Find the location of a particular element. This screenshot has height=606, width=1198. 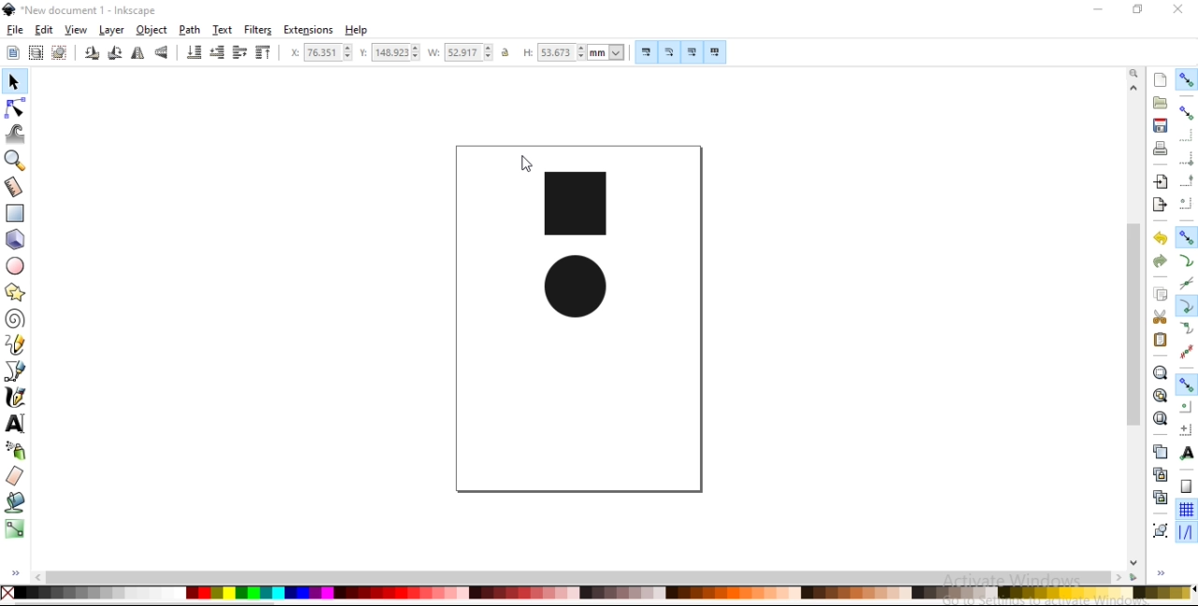

create stars and polygons is located at coordinates (17, 292).